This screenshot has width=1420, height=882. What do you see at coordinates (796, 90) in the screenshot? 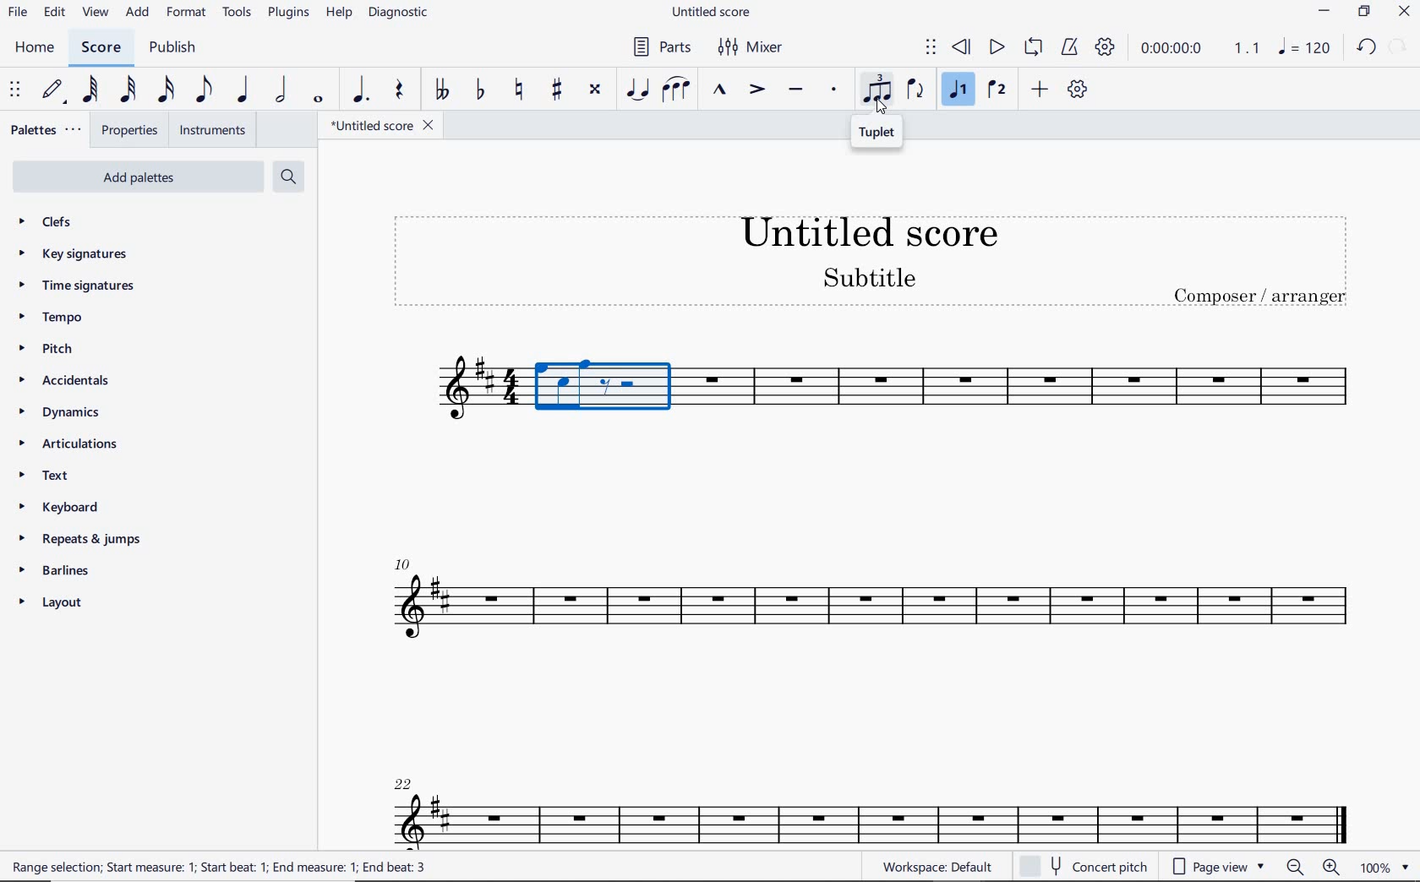
I see `TENUTO` at bounding box center [796, 90].